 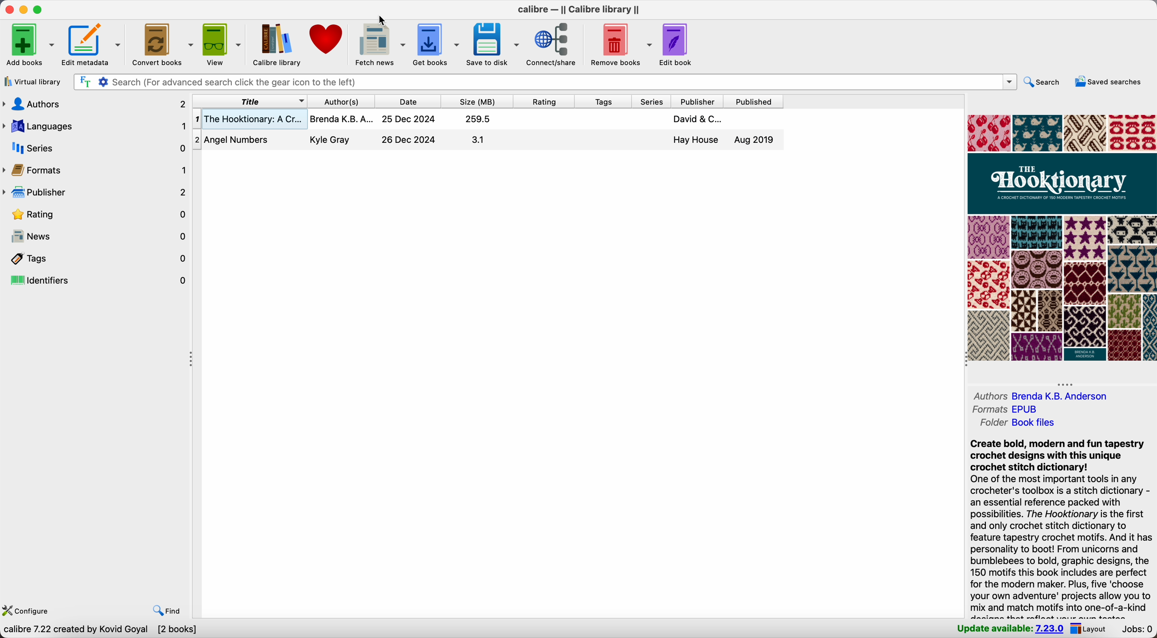 What do you see at coordinates (26, 9) in the screenshot?
I see `minimize` at bounding box center [26, 9].